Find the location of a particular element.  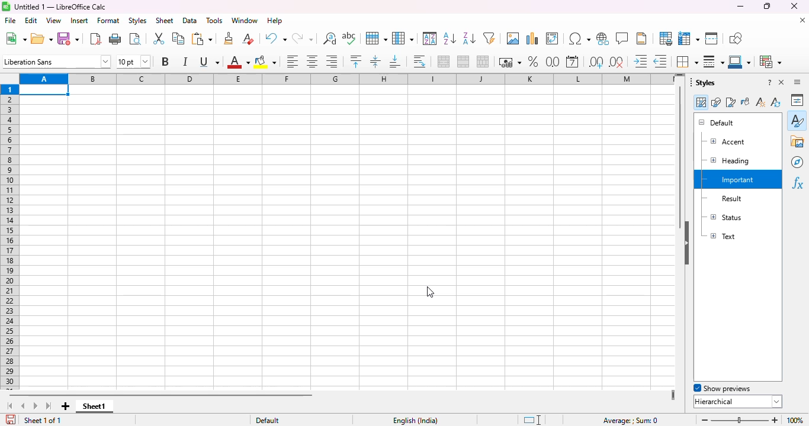

split window is located at coordinates (712, 38).